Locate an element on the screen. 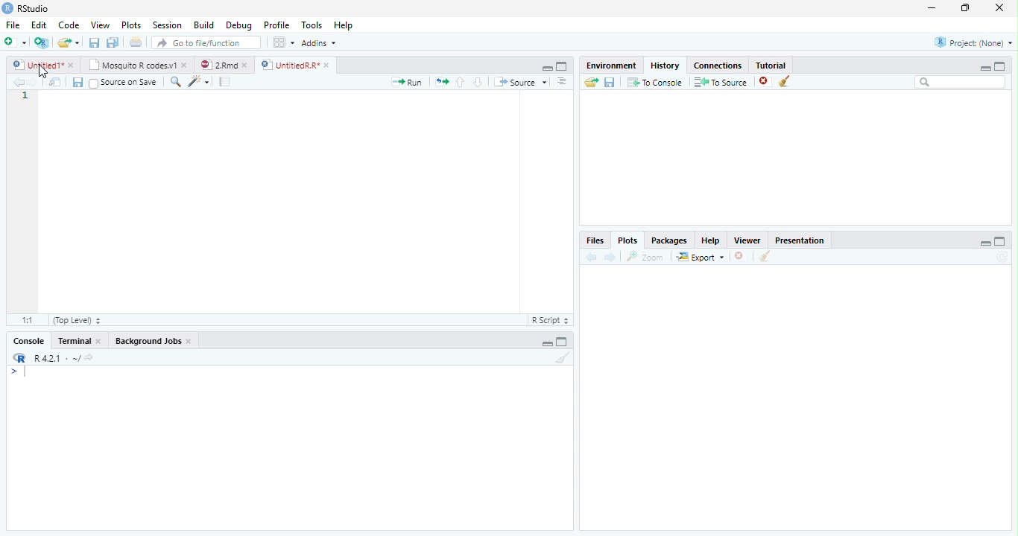 The width and height of the screenshot is (1018, 536). Clear all plots is located at coordinates (765, 256).